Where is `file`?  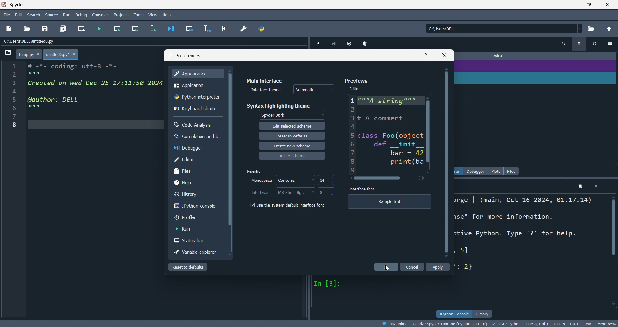 file is located at coordinates (7, 15).